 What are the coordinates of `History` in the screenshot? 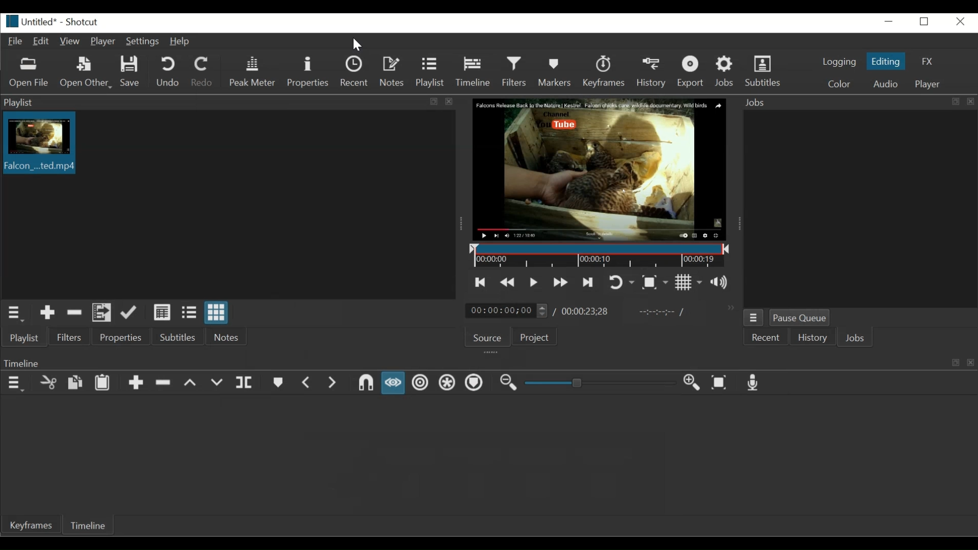 It's located at (653, 73).